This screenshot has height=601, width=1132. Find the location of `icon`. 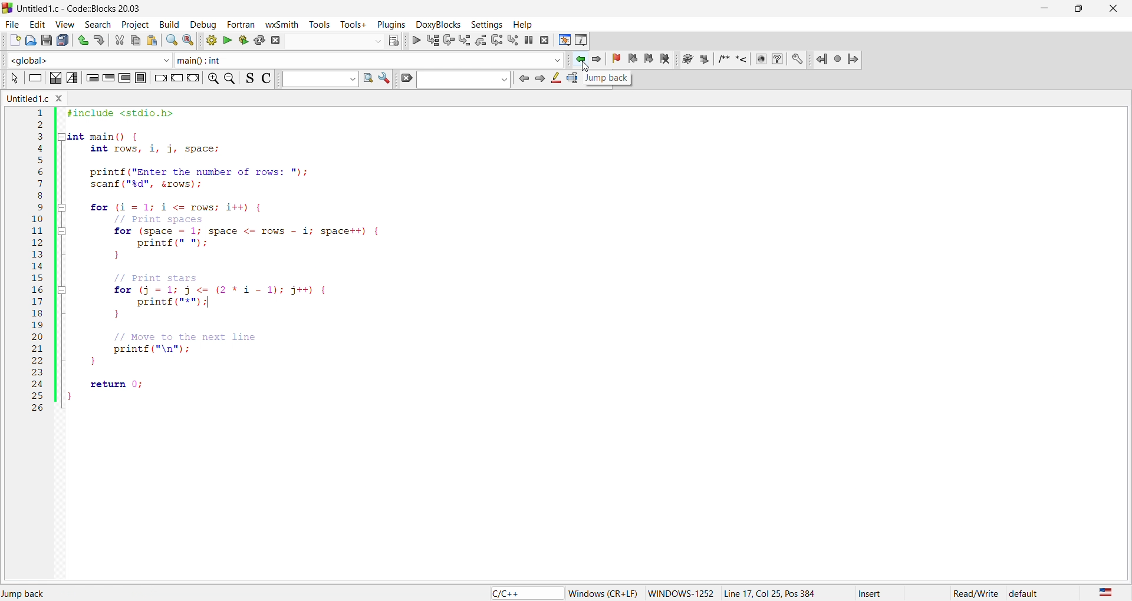

icon is located at coordinates (91, 81).